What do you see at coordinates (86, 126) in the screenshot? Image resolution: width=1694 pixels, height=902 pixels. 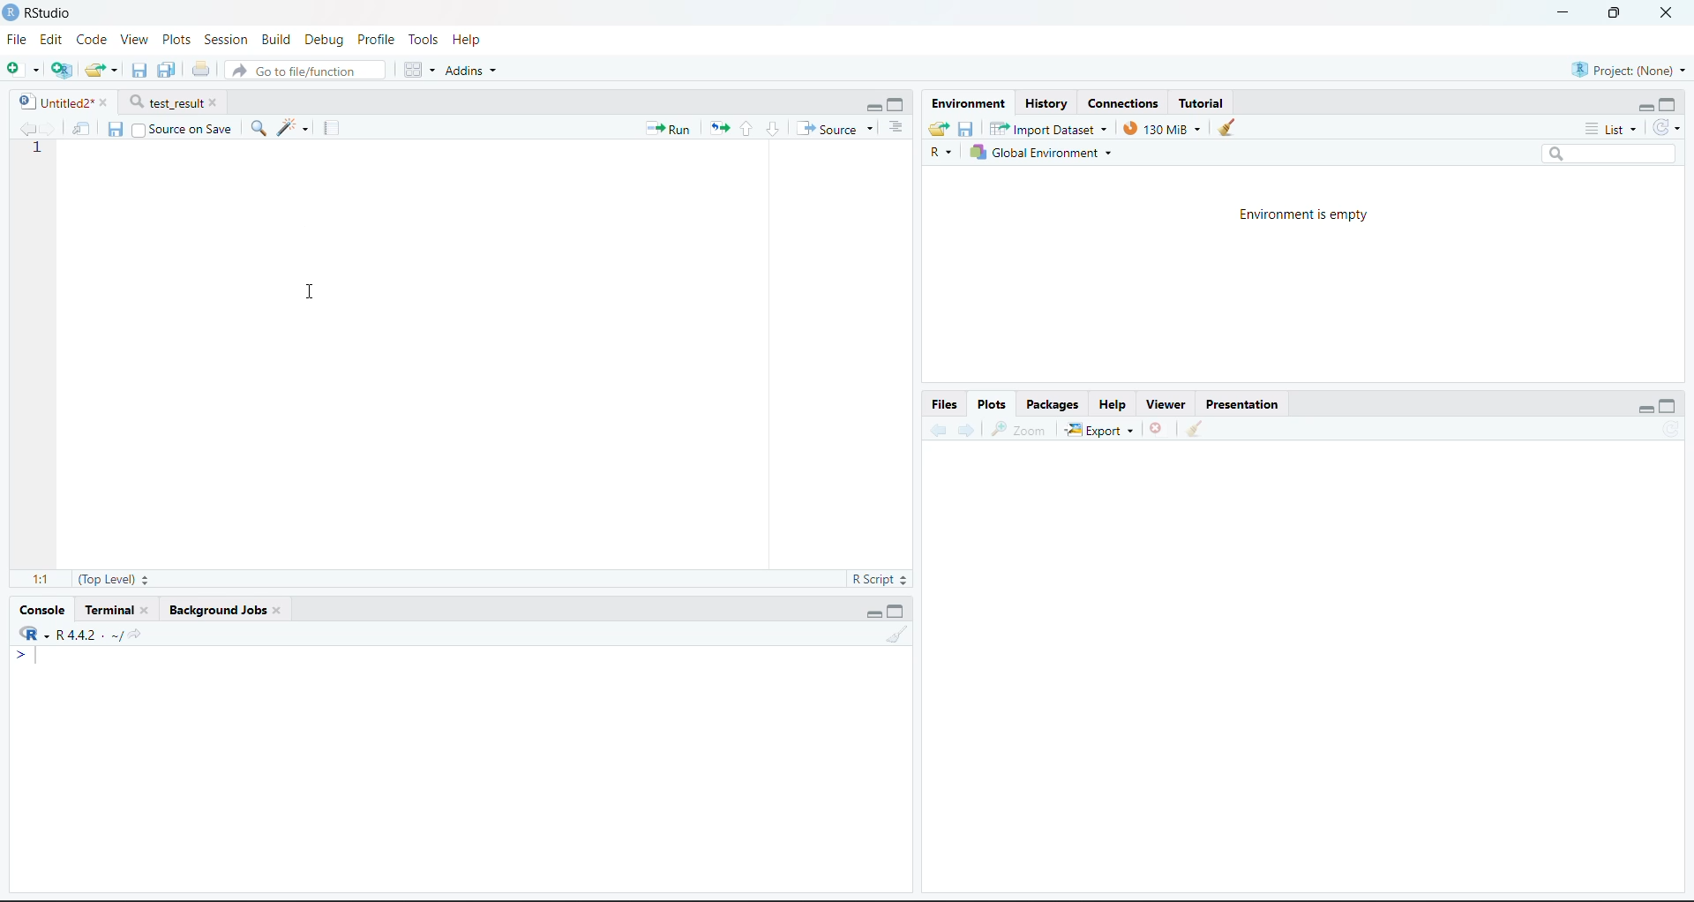 I see `Show in new window` at bounding box center [86, 126].